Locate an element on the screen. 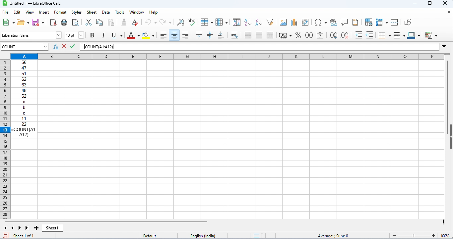 This screenshot has height=239, width=453. undo is located at coordinates (151, 22).